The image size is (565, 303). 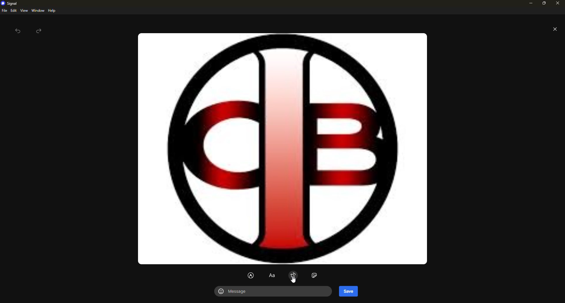 What do you see at coordinates (543, 4) in the screenshot?
I see `maximize` at bounding box center [543, 4].